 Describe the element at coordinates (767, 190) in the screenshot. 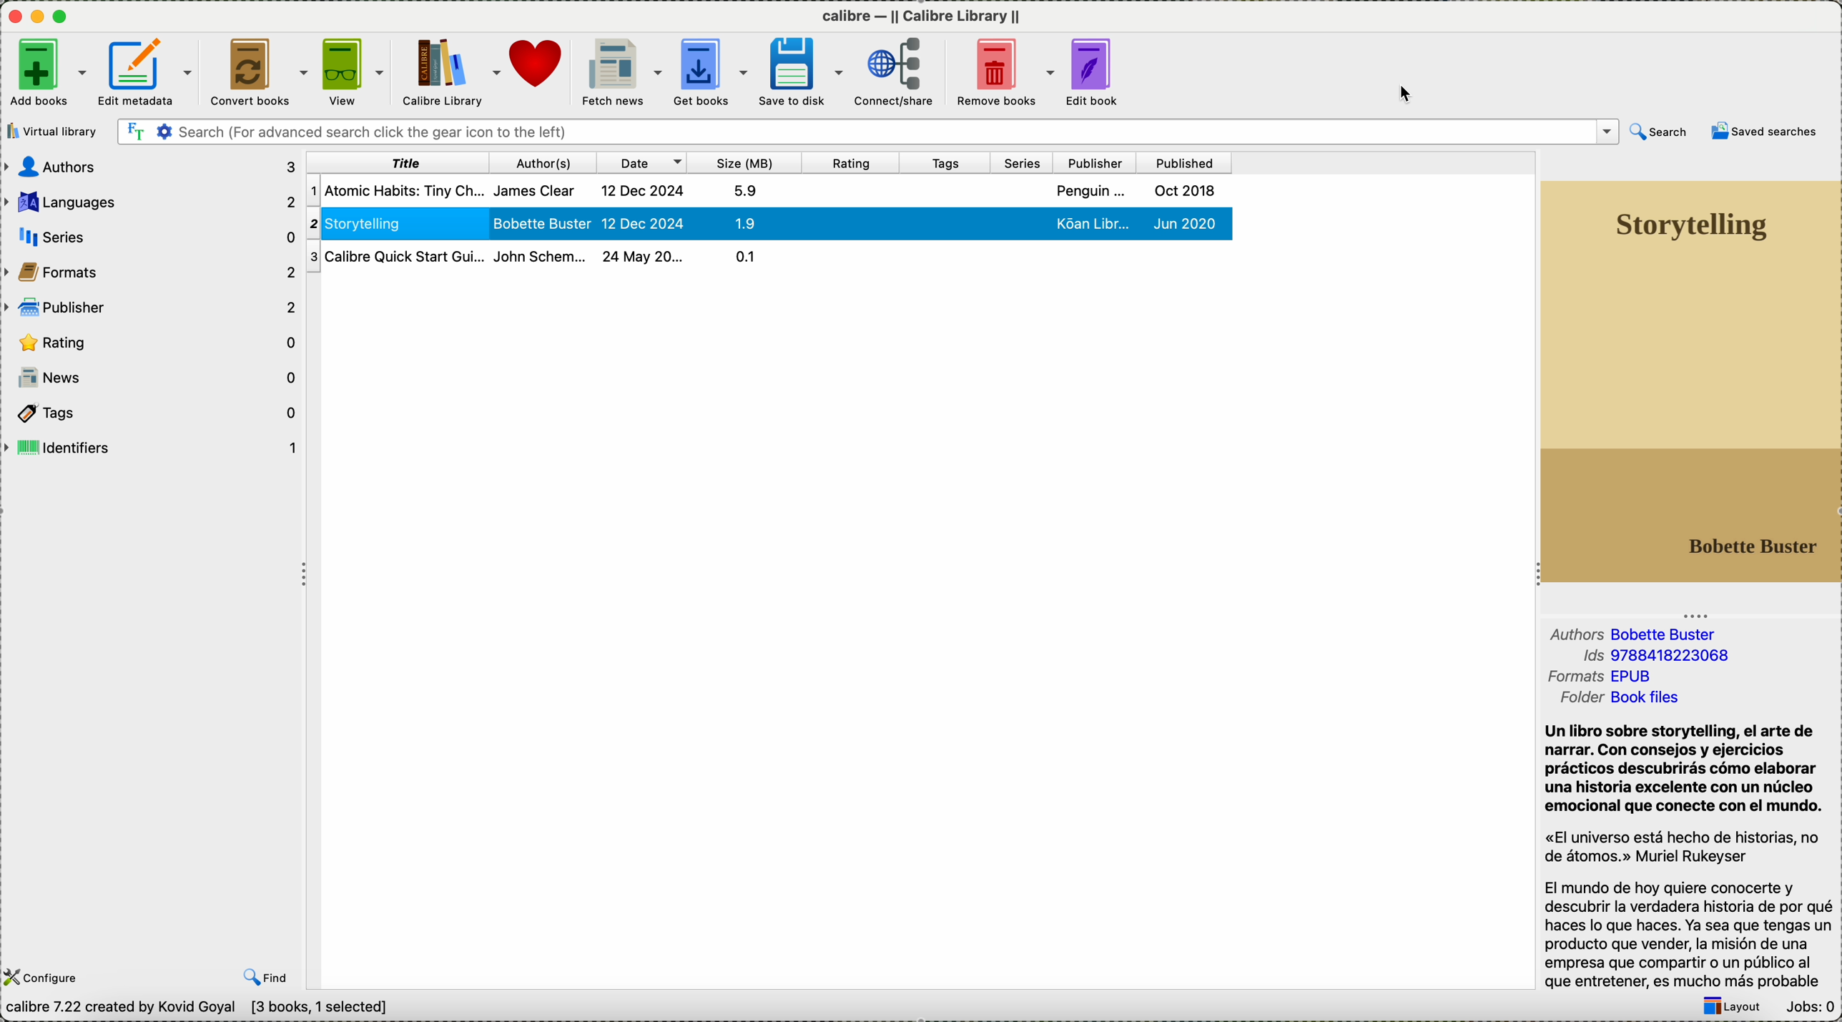

I see `first book` at that location.